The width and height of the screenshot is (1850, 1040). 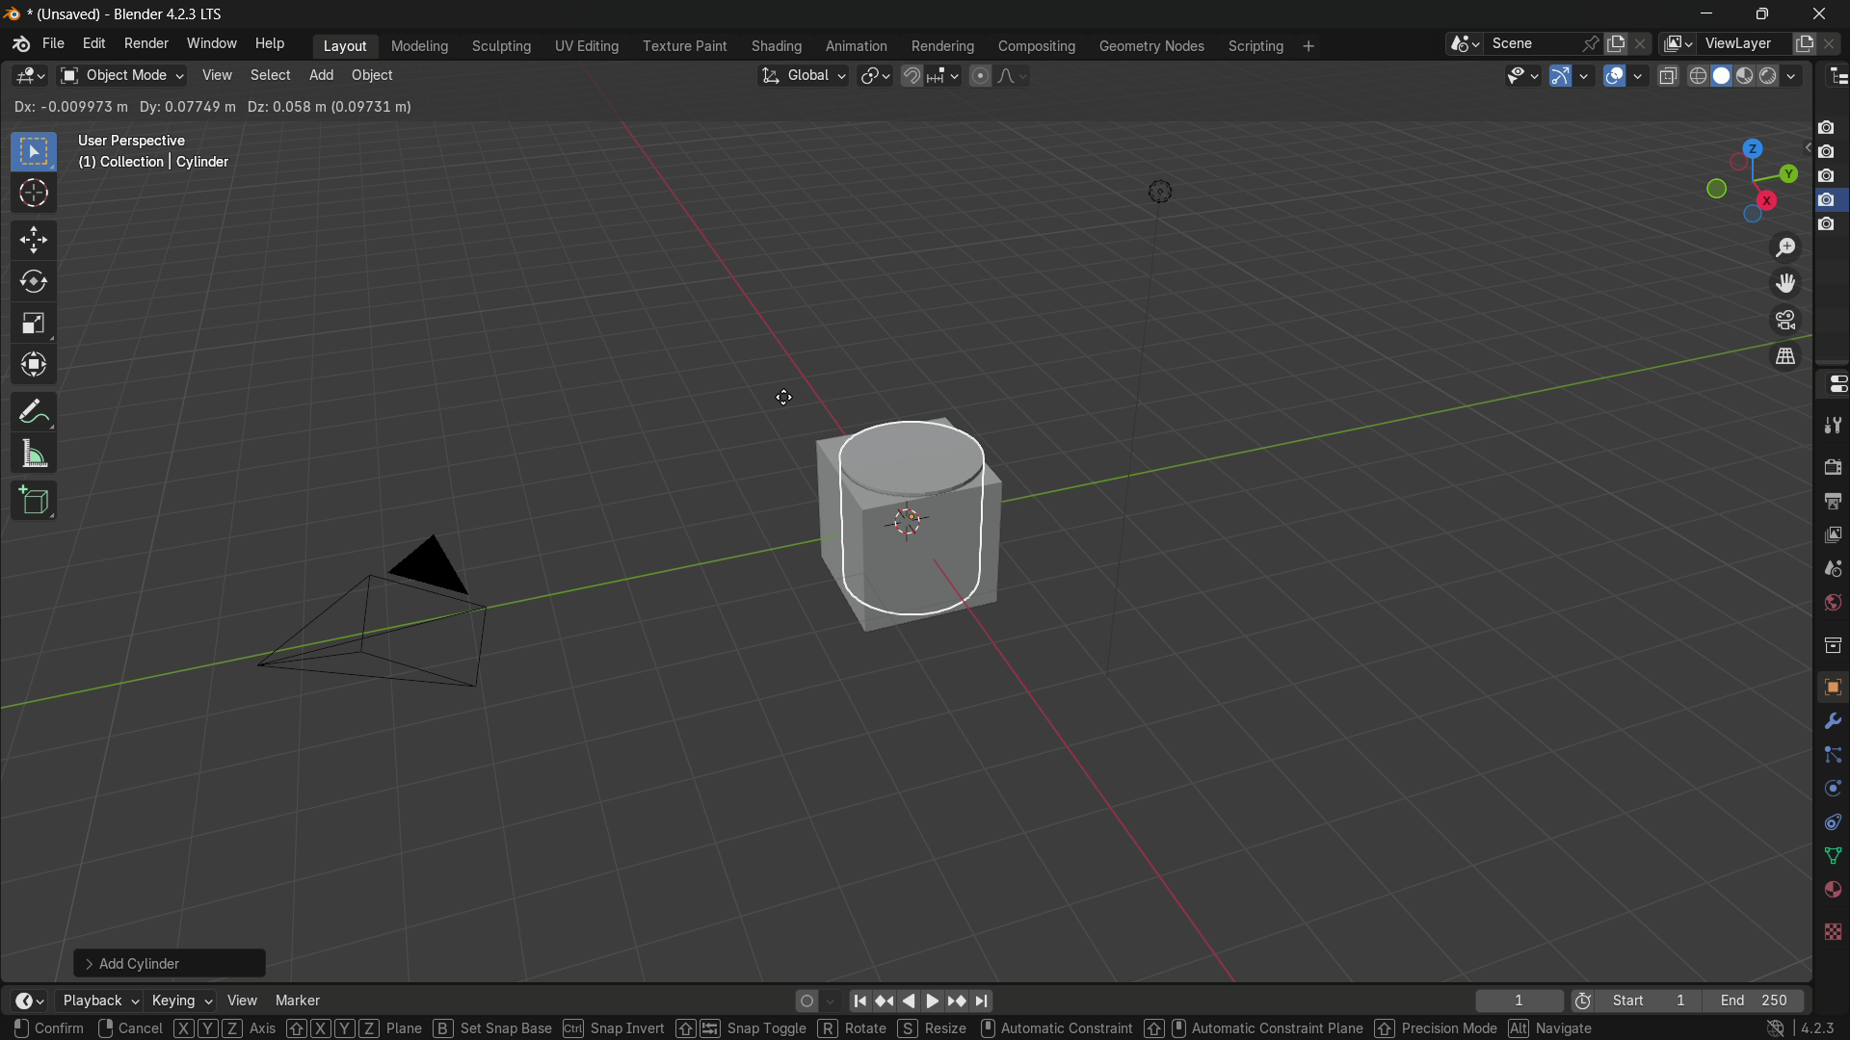 What do you see at coordinates (347, 47) in the screenshot?
I see `layout menu` at bounding box center [347, 47].